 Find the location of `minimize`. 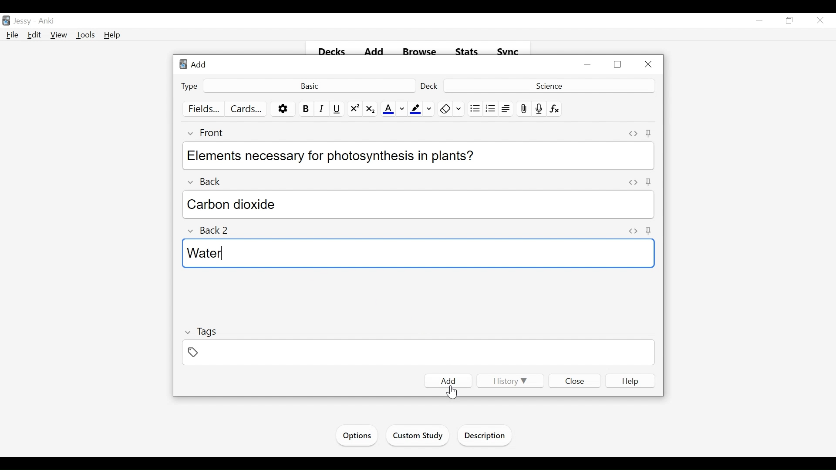

minimize is located at coordinates (759, 21).